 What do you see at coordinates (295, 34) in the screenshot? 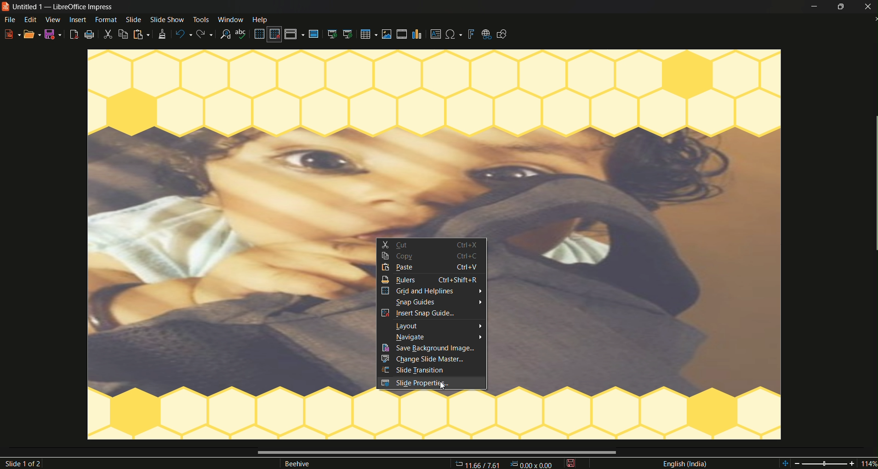
I see `display views` at bounding box center [295, 34].